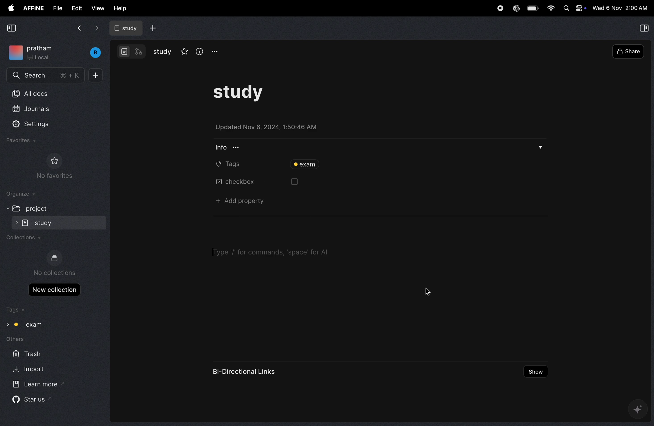 The width and height of the screenshot is (654, 426). Describe the element at coordinates (78, 29) in the screenshot. I see `back` at that location.